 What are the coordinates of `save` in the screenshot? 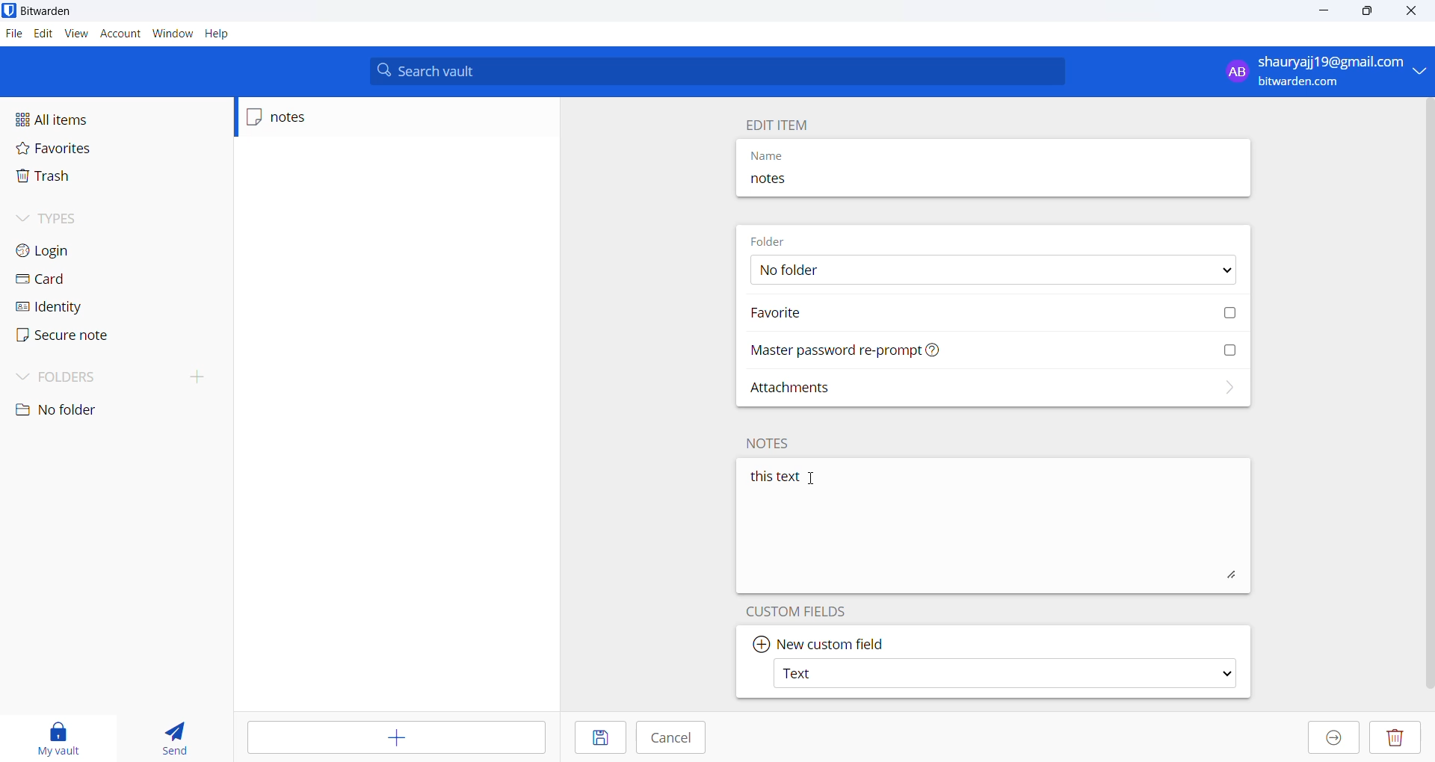 It's located at (599, 737).